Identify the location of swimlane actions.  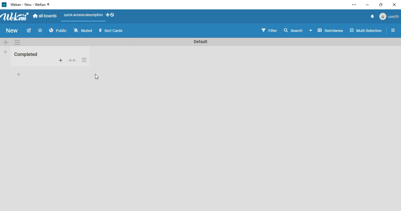
(18, 42).